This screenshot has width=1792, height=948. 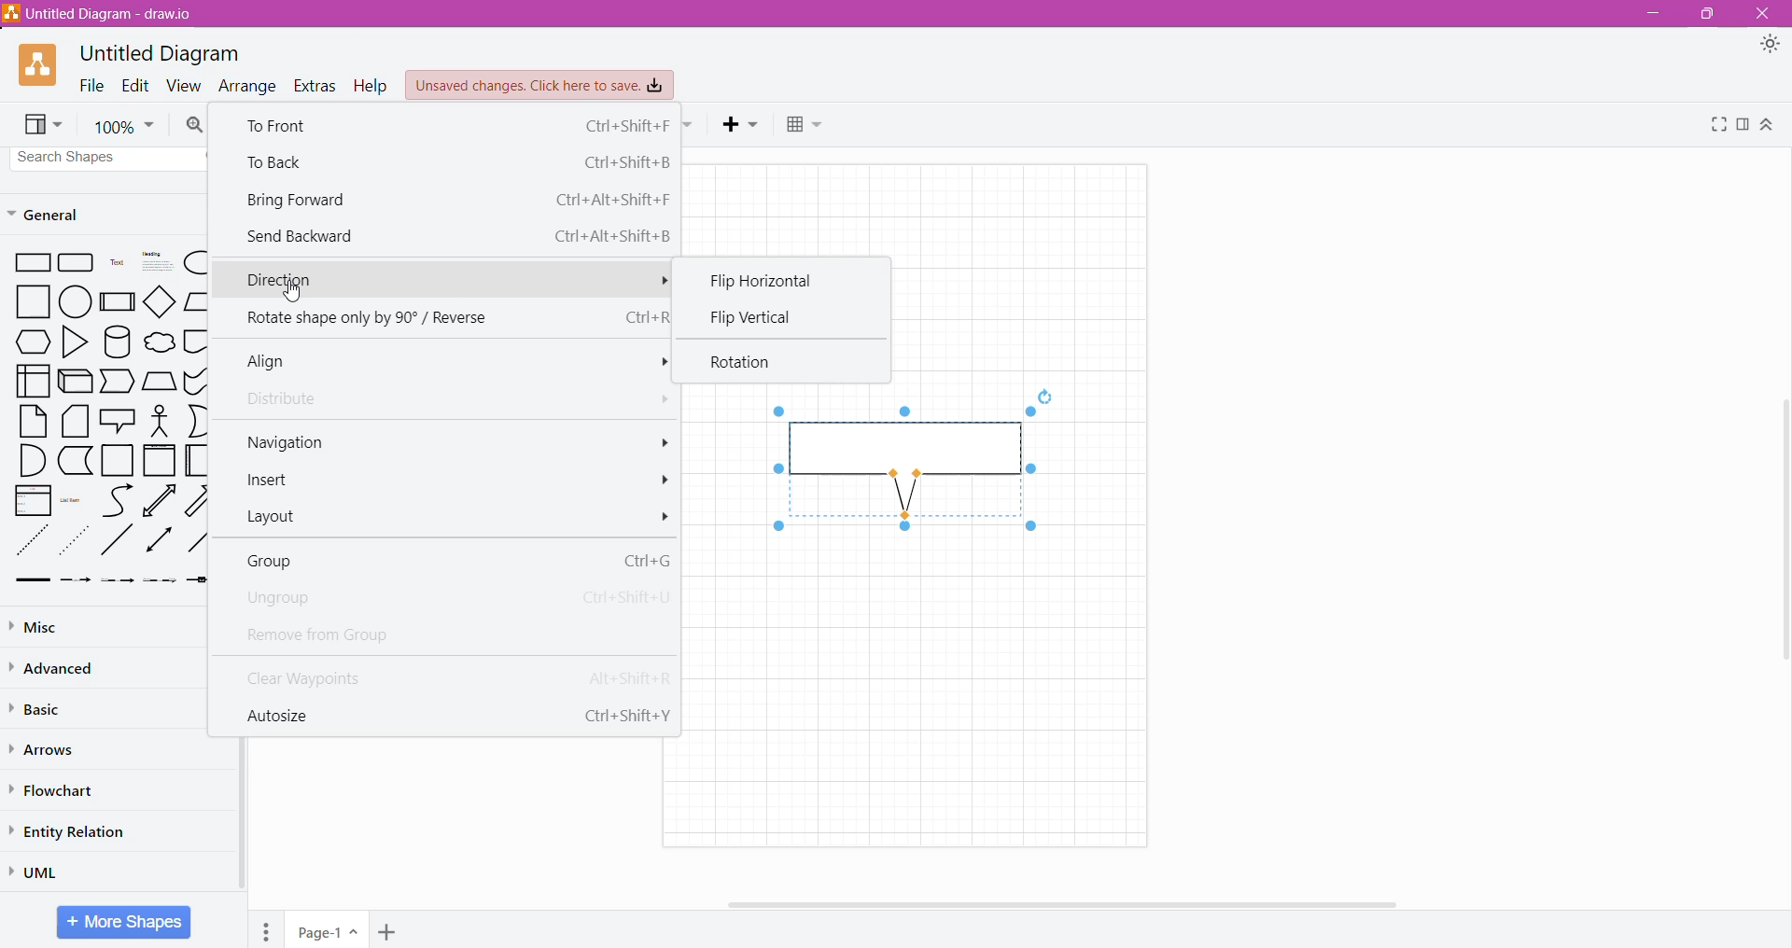 I want to click on Stick Figure, so click(x=160, y=420).